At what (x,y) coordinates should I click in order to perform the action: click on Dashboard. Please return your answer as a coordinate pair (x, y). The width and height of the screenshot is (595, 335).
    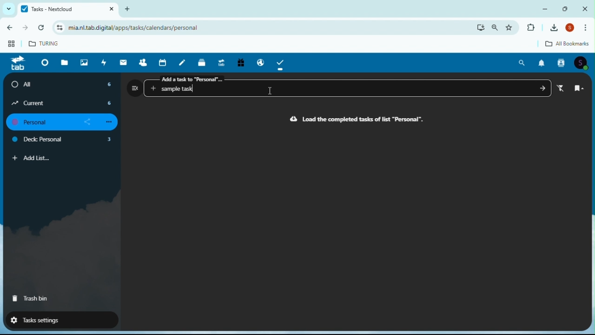
    Looking at the image, I should click on (43, 62).